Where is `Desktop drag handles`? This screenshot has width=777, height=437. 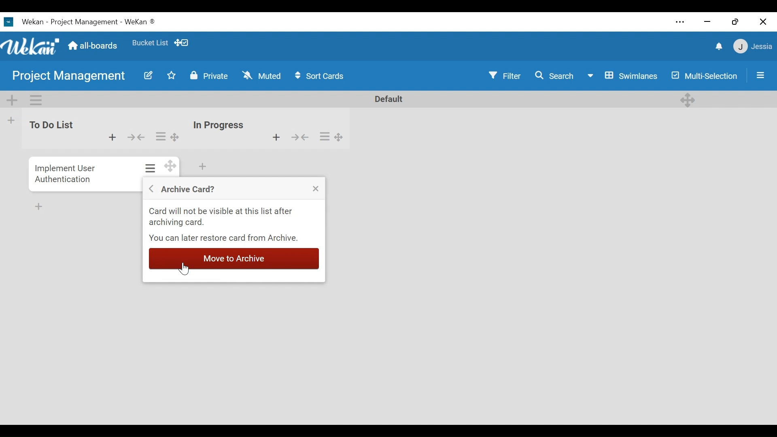
Desktop drag handles is located at coordinates (688, 99).